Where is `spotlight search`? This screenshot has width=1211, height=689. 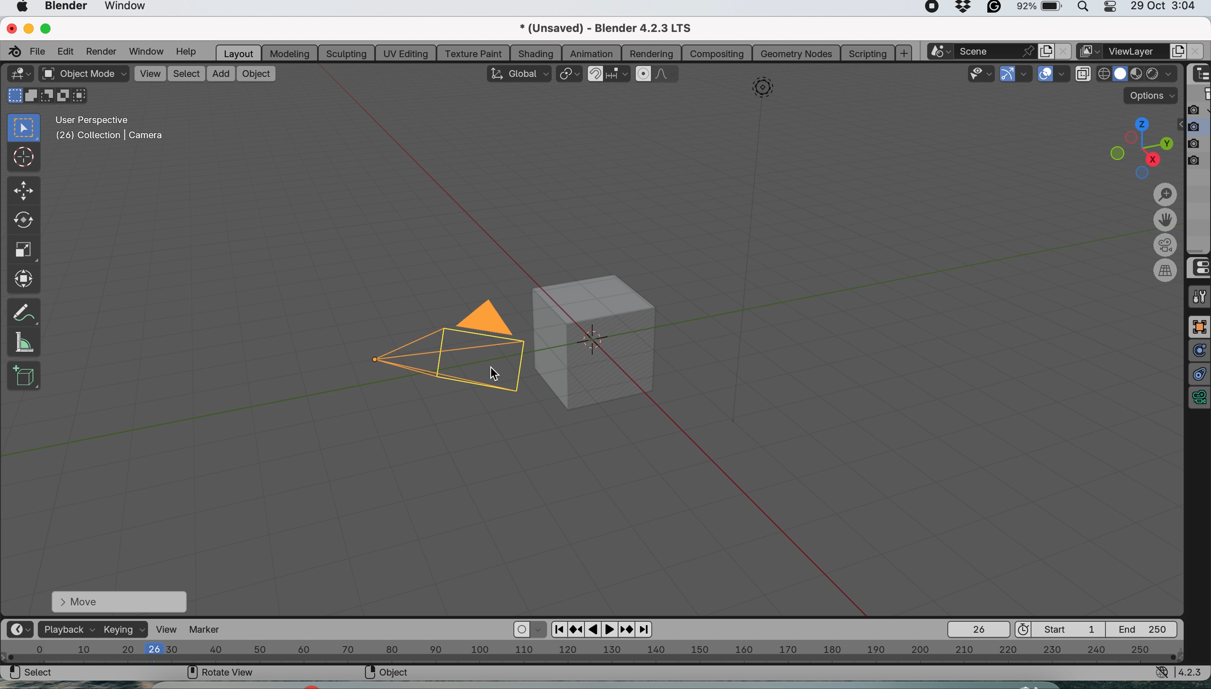
spotlight search is located at coordinates (1085, 9).